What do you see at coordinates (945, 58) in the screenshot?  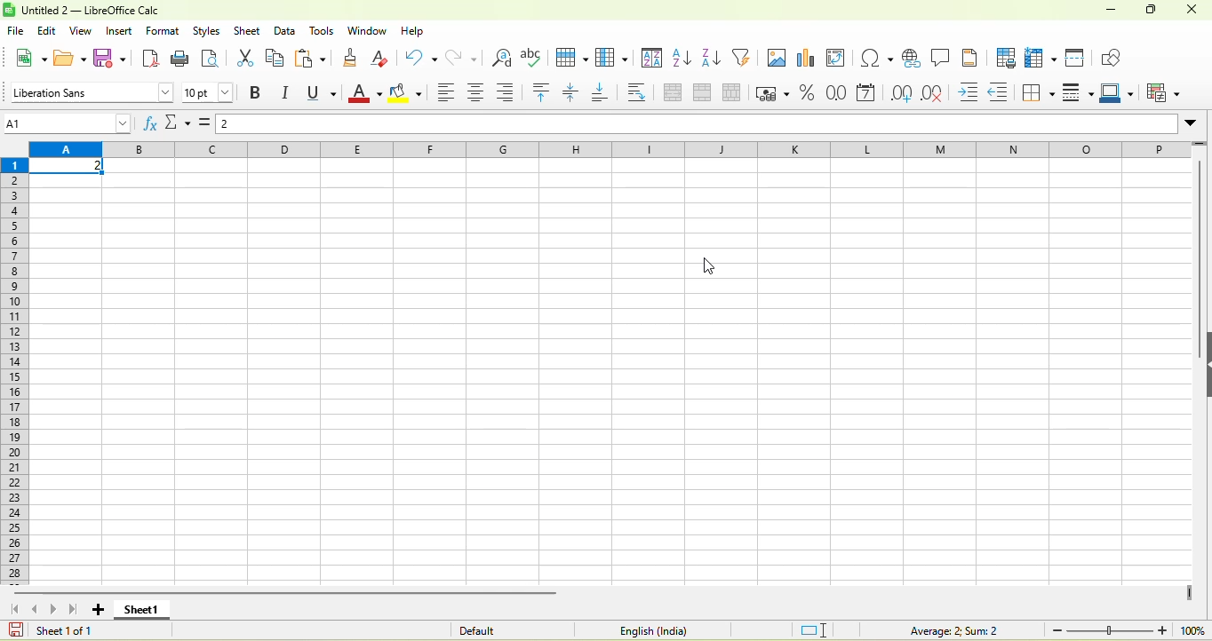 I see `comment` at bounding box center [945, 58].